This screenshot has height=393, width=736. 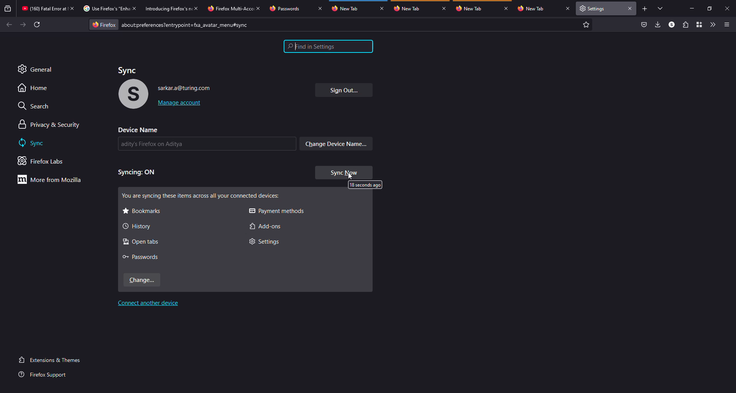 What do you see at coordinates (41, 8) in the screenshot?
I see `tab` at bounding box center [41, 8].